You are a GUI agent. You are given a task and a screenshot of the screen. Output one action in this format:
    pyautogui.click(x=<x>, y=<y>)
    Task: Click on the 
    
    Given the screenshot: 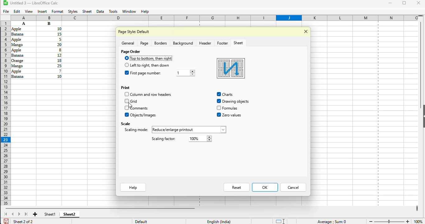 What is the action you would take?
    pyautogui.click(x=49, y=60)
    